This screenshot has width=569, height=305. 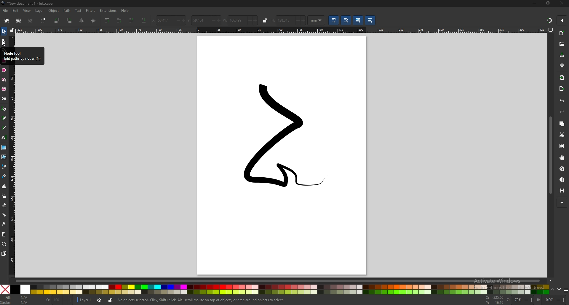 What do you see at coordinates (4, 118) in the screenshot?
I see `pencil` at bounding box center [4, 118].